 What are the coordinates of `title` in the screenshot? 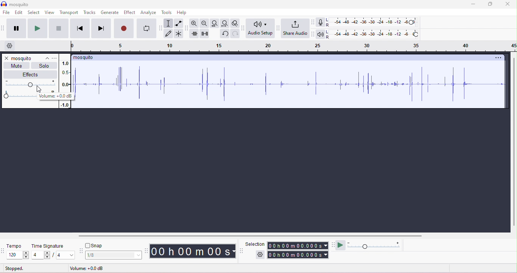 It's located at (16, 4).